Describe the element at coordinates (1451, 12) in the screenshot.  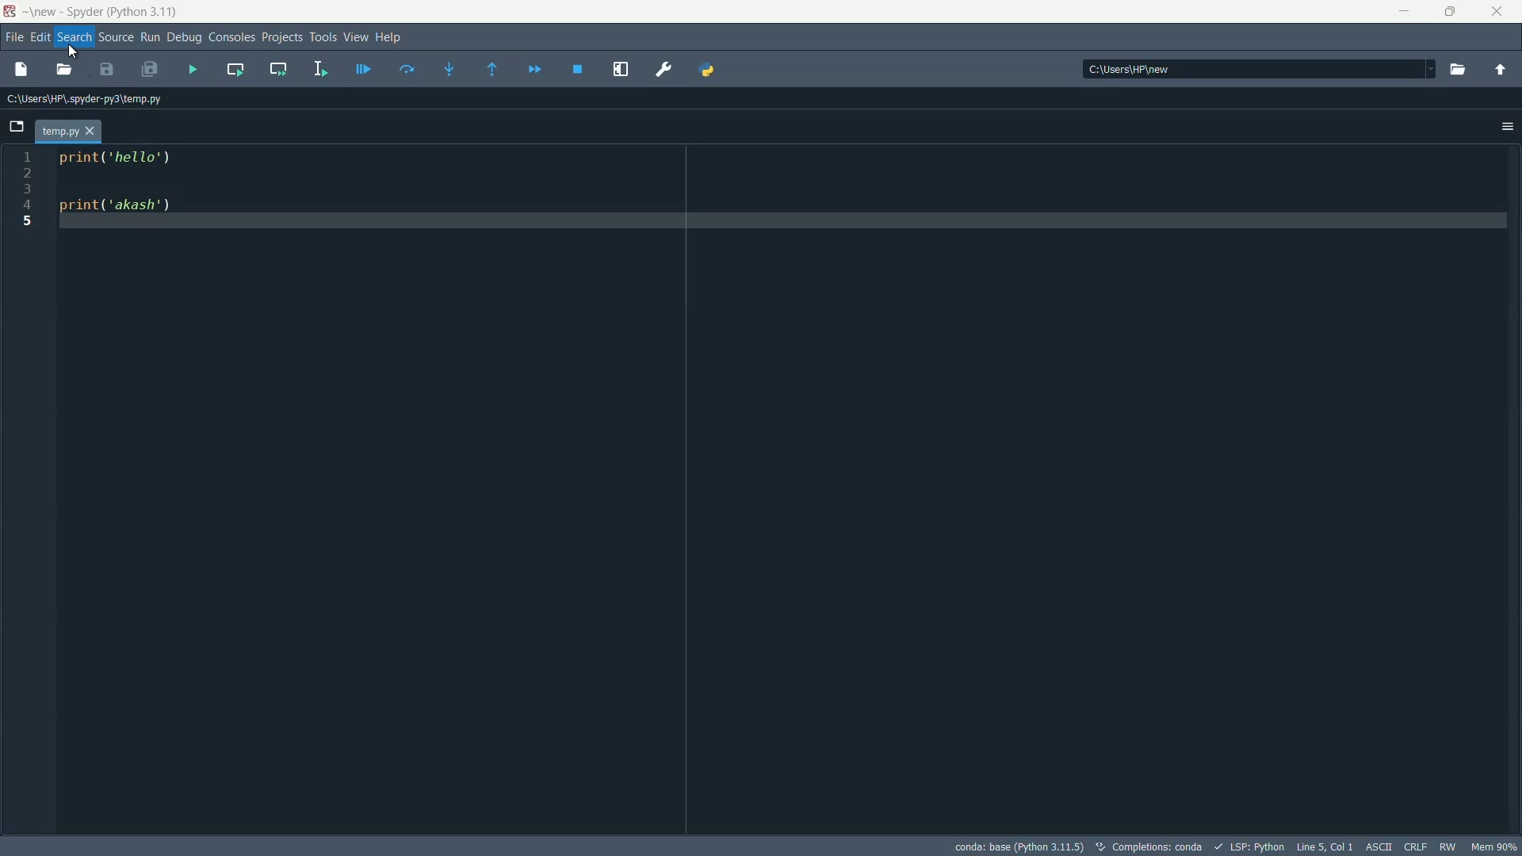
I see `restore` at that location.